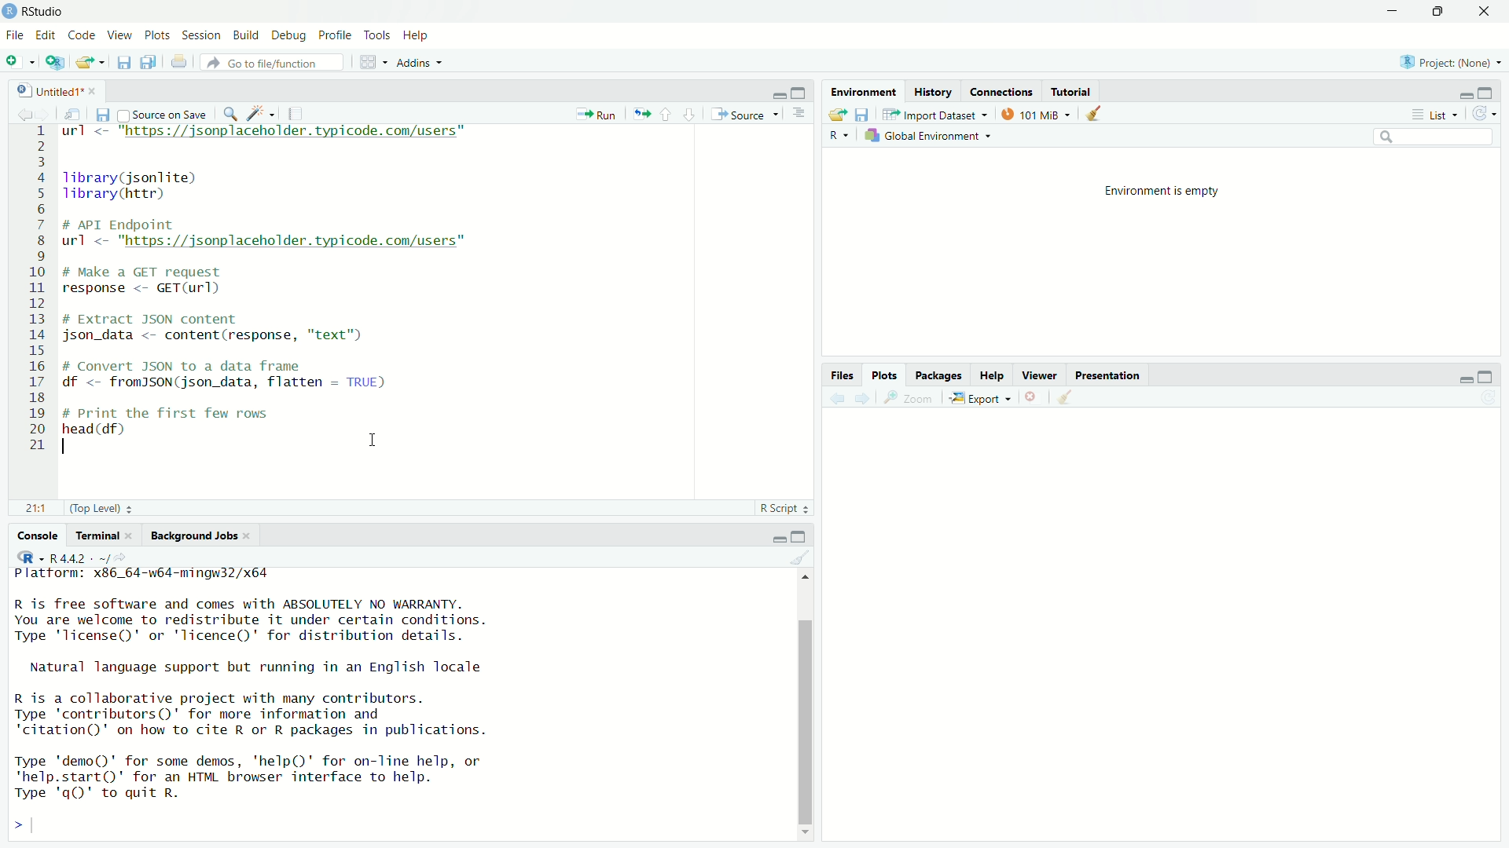 The image size is (1509, 848). What do you see at coordinates (167, 426) in the screenshot?
I see `# Print the first few rows
head (df)` at bounding box center [167, 426].